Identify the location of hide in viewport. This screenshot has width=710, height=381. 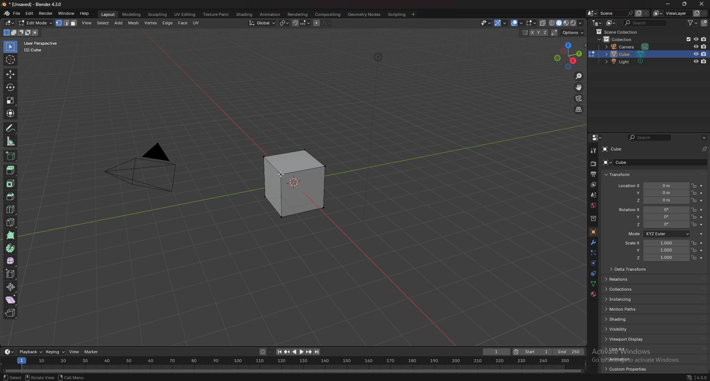
(696, 54).